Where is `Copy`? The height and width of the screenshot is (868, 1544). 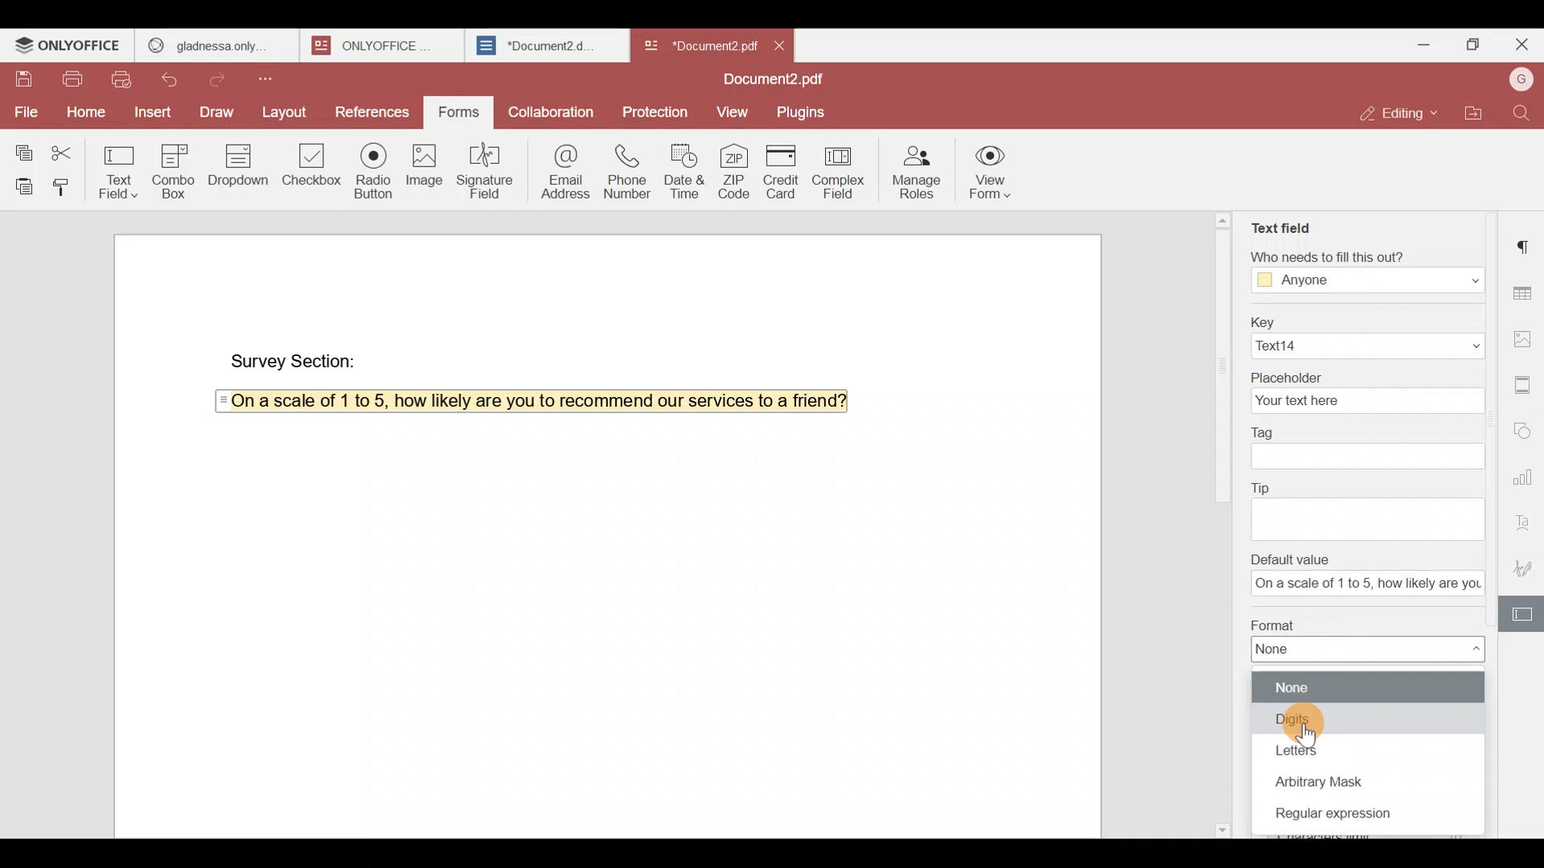 Copy is located at coordinates (23, 145).